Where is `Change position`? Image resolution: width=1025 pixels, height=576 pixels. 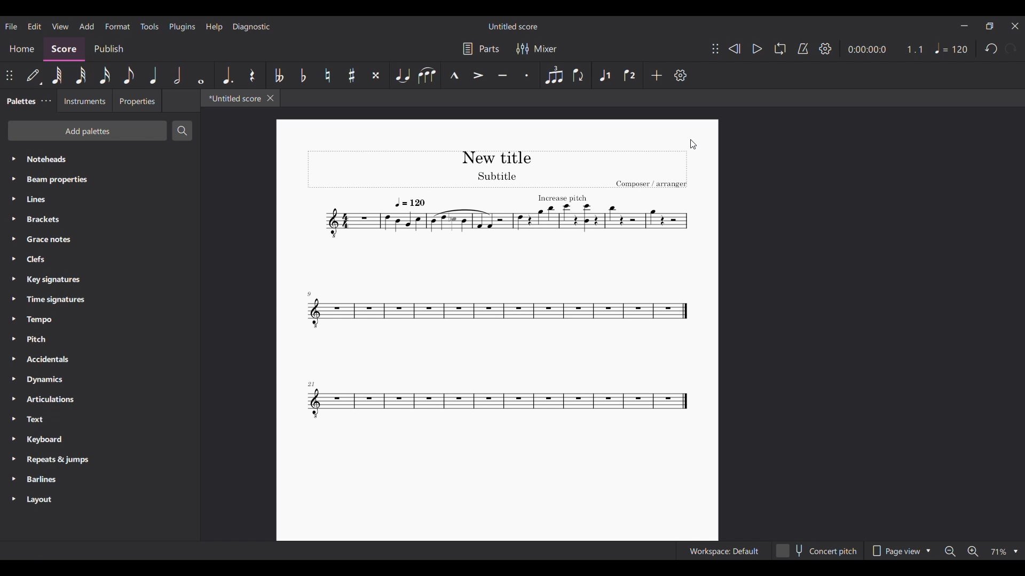
Change position is located at coordinates (715, 49).